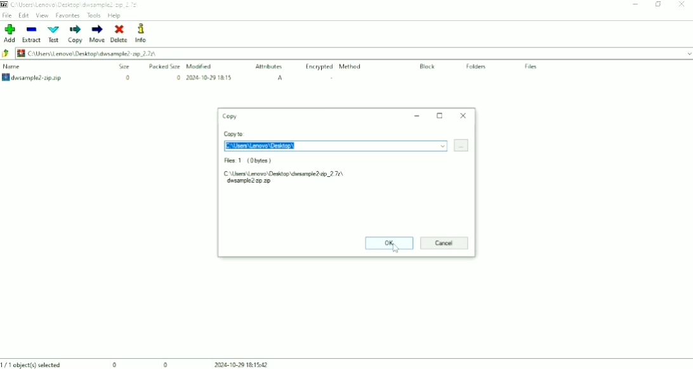 This screenshot has width=693, height=369. What do you see at coordinates (32, 34) in the screenshot?
I see `Extract` at bounding box center [32, 34].